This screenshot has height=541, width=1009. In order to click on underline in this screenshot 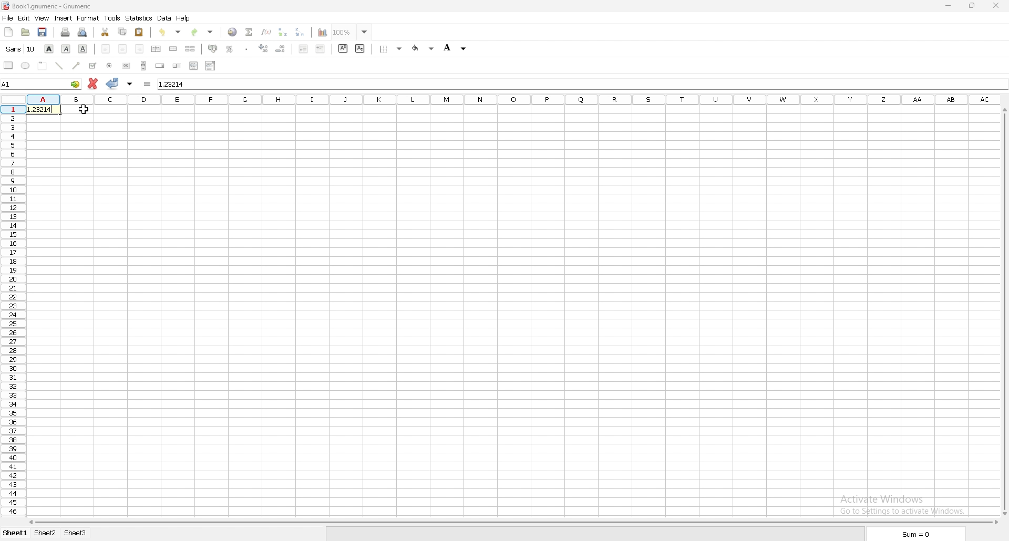, I will do `click(83, 48)`.